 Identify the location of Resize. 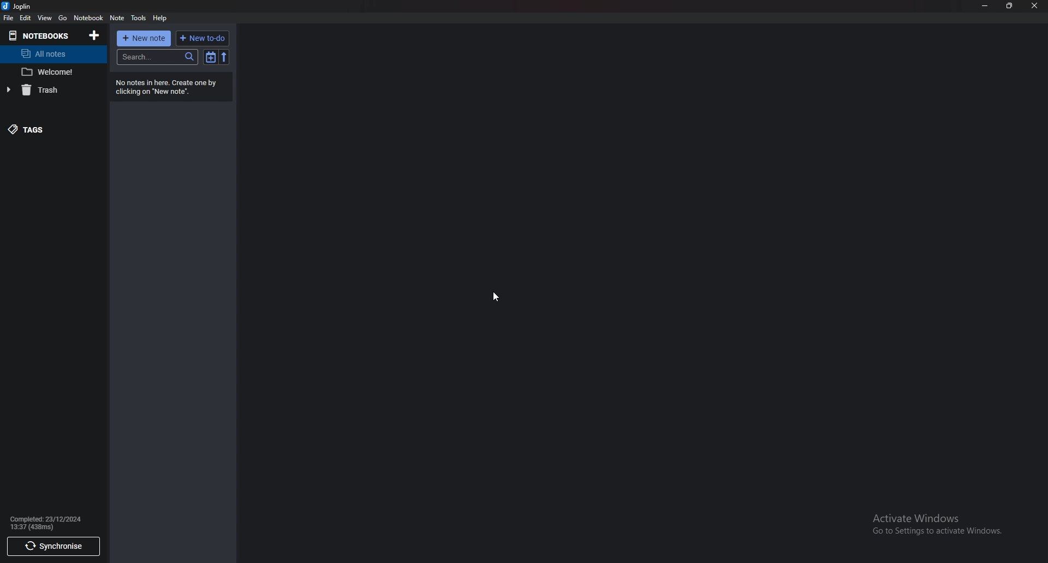
(1008, 7).